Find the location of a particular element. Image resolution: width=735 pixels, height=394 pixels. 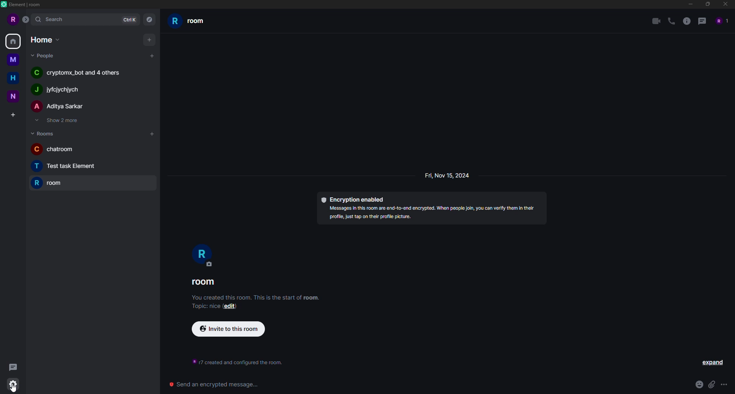

'® (7 created and configured the room. is located at coordinates (238, 363).